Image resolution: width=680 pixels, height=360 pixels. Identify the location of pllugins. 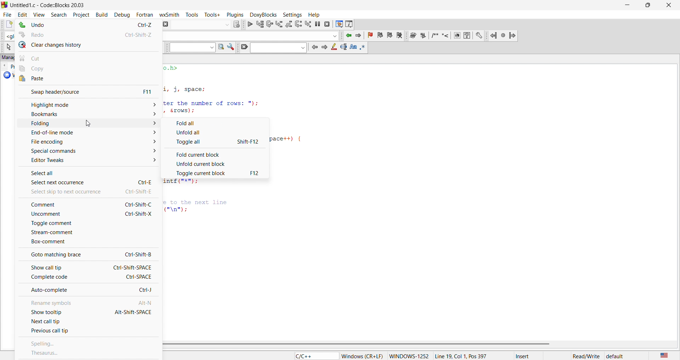
(234, 14).